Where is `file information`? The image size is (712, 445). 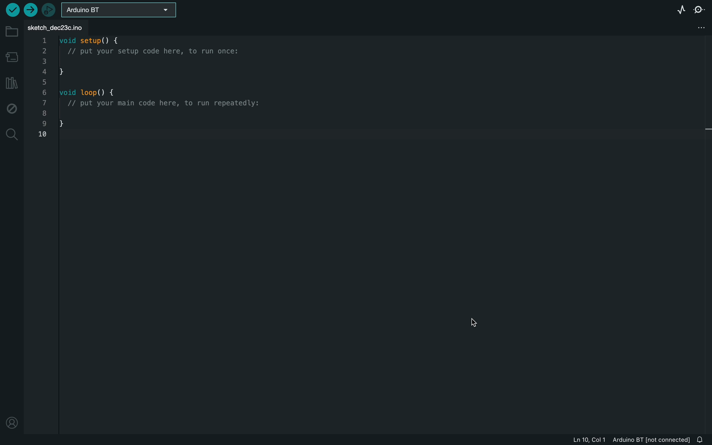
file information is located at coordinates (622, 440).